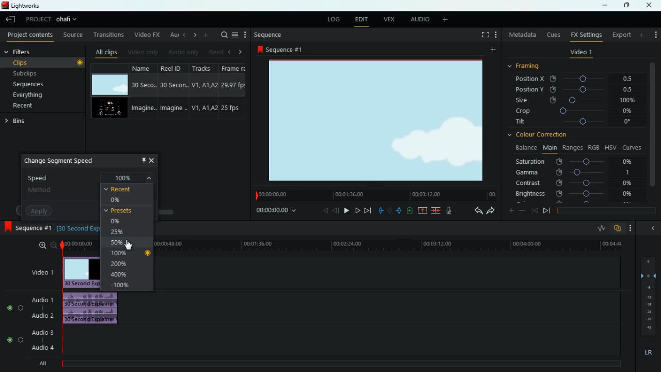 This screenshot has width=661, height=372. What do you see at coordinates (573, 193) in the screenshot?
I see `brightness` at bounding box center [573, 193].